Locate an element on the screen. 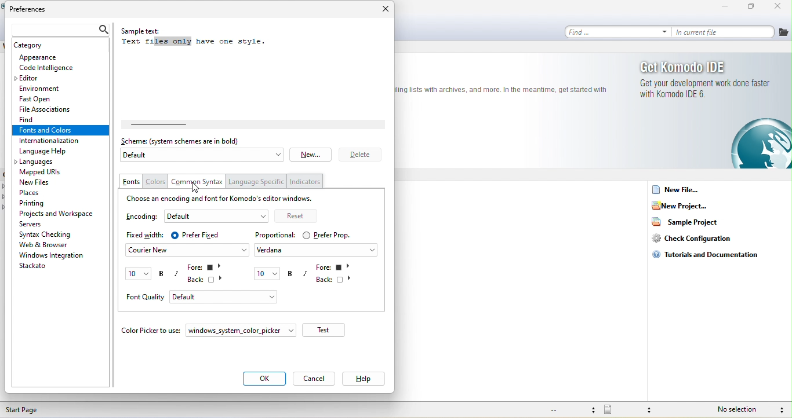  prefer prop is located at coordinates (327, 234).